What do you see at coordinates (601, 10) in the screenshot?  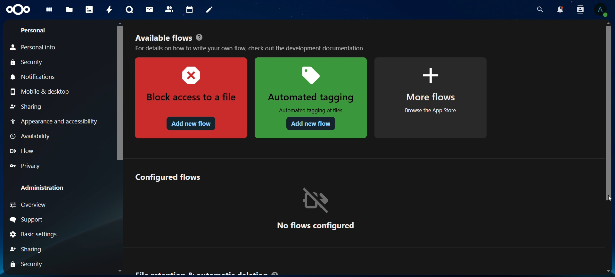 I see `view profile` at bounding box center [601, 10].